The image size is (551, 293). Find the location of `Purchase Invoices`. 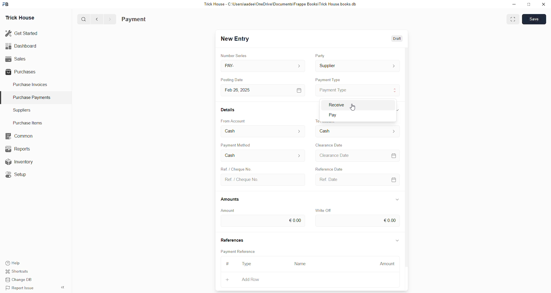

Purchase Invoices is located at coordinates (30, 85).